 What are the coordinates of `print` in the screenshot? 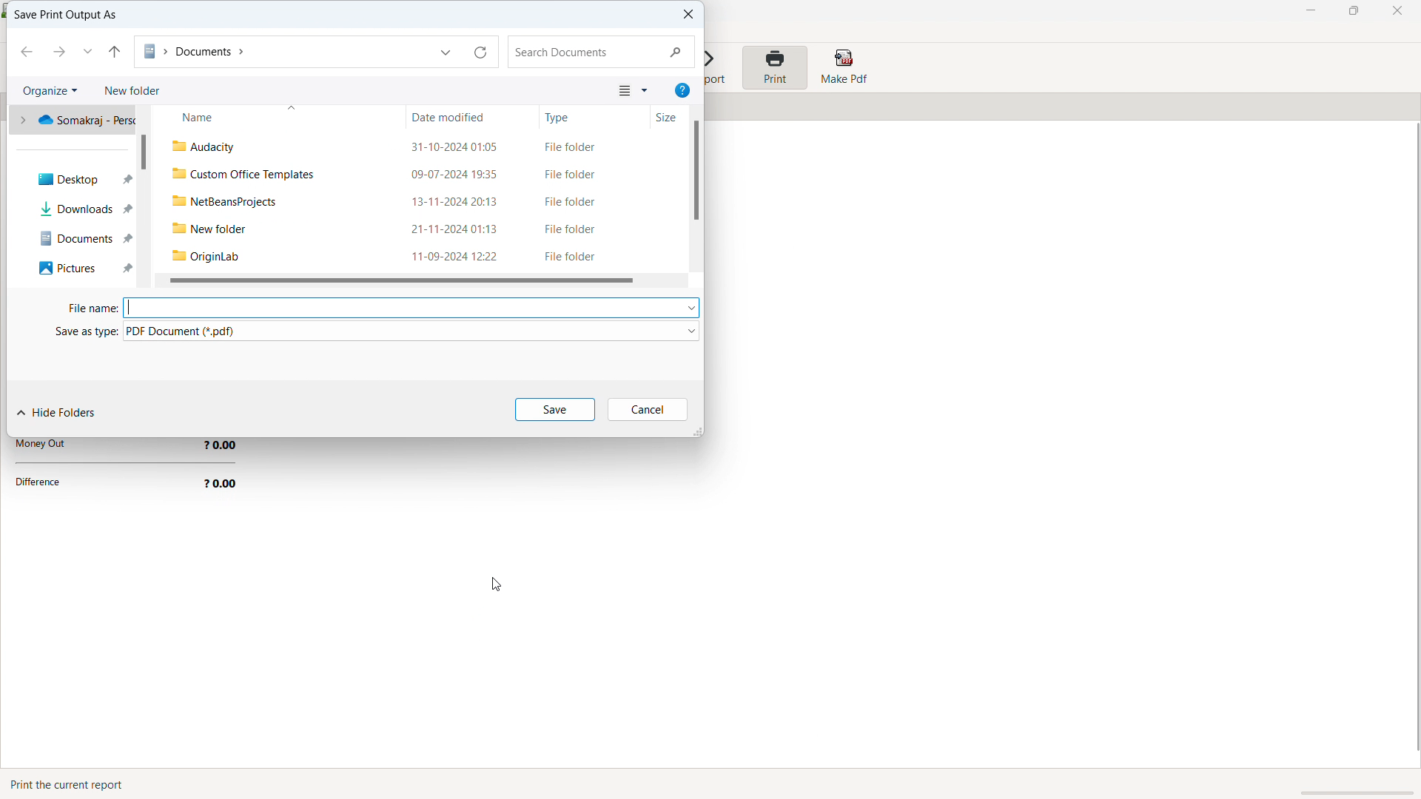 It's located at (774, 67).